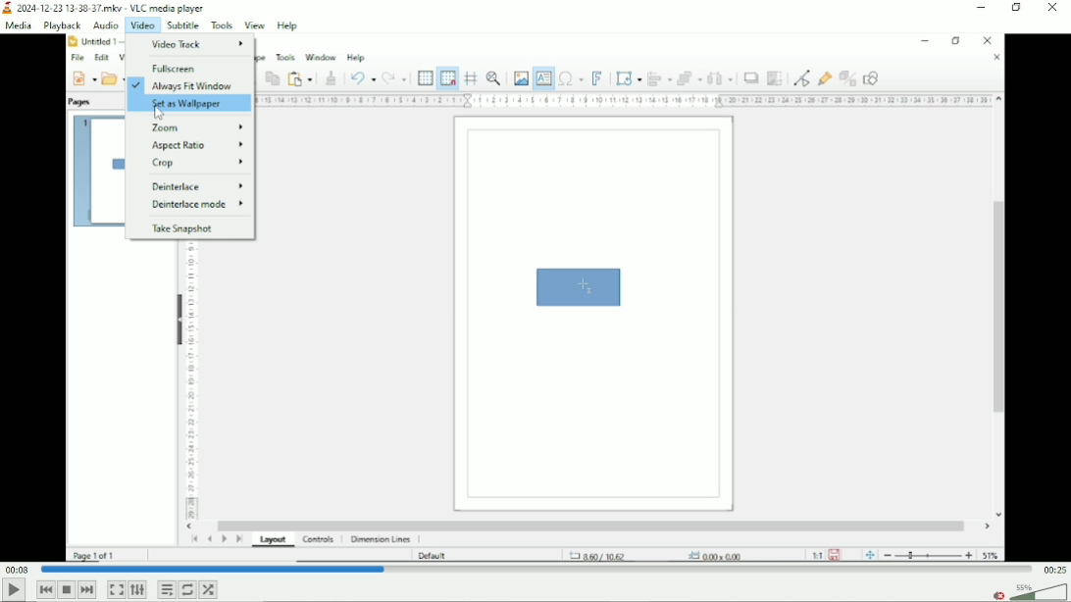  Describe the element at coordinates (982, 8) in the screenshot. I see `Minimize` at that location.